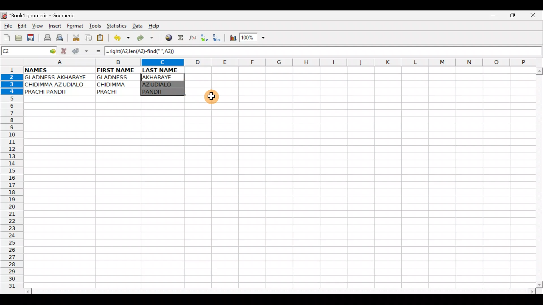  Describe the element at coordinates (231, 39) in the screenshot. I see `Insert Chart` at that location.